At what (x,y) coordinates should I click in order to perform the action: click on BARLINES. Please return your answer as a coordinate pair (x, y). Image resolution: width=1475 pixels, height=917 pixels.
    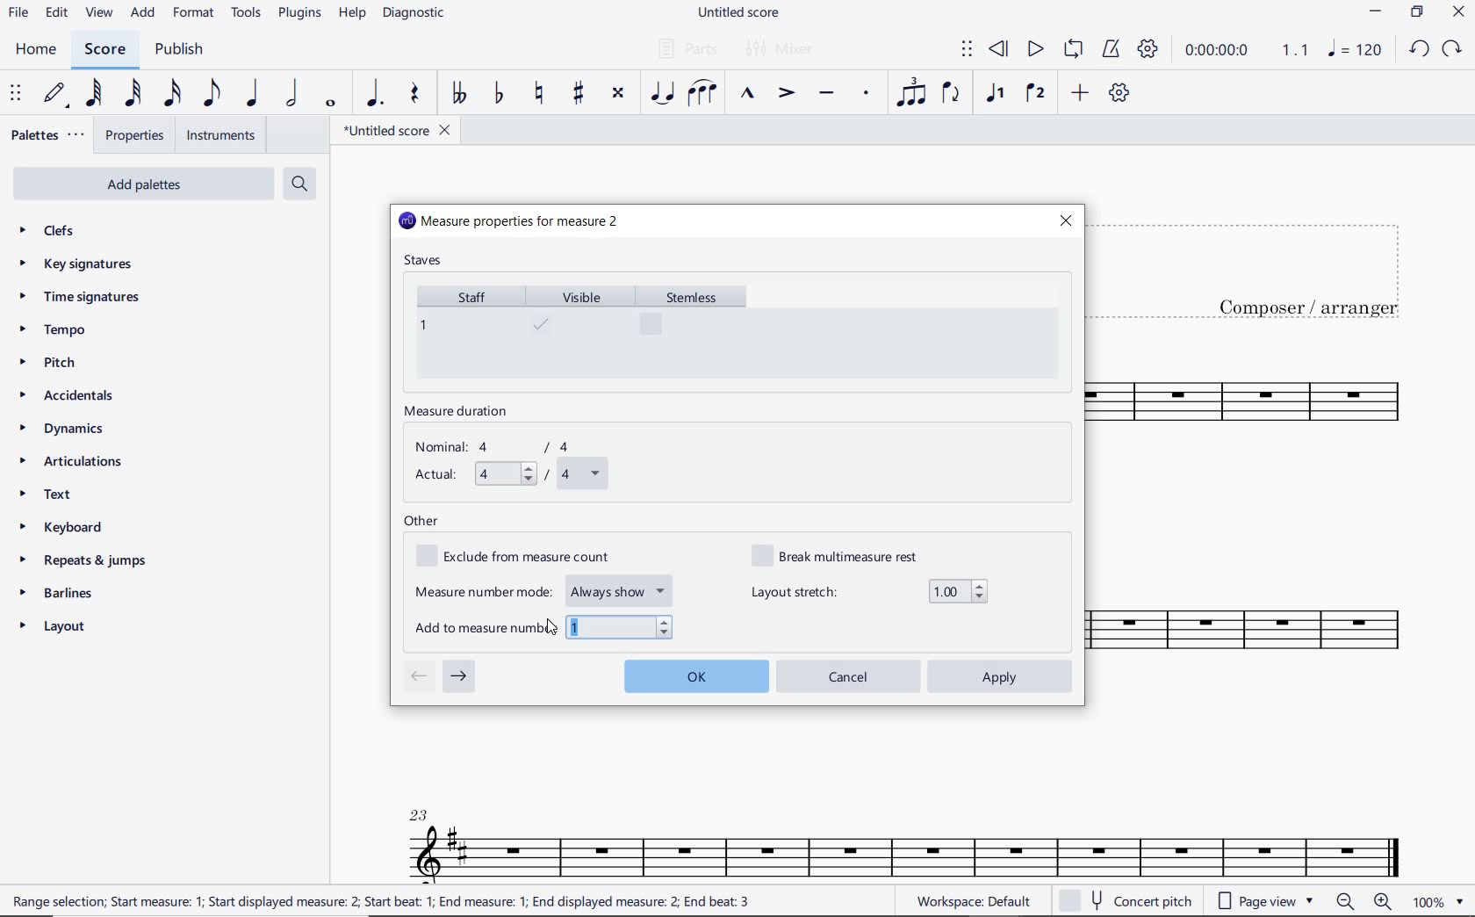
    Looking at the image, I should click on (62, 596).